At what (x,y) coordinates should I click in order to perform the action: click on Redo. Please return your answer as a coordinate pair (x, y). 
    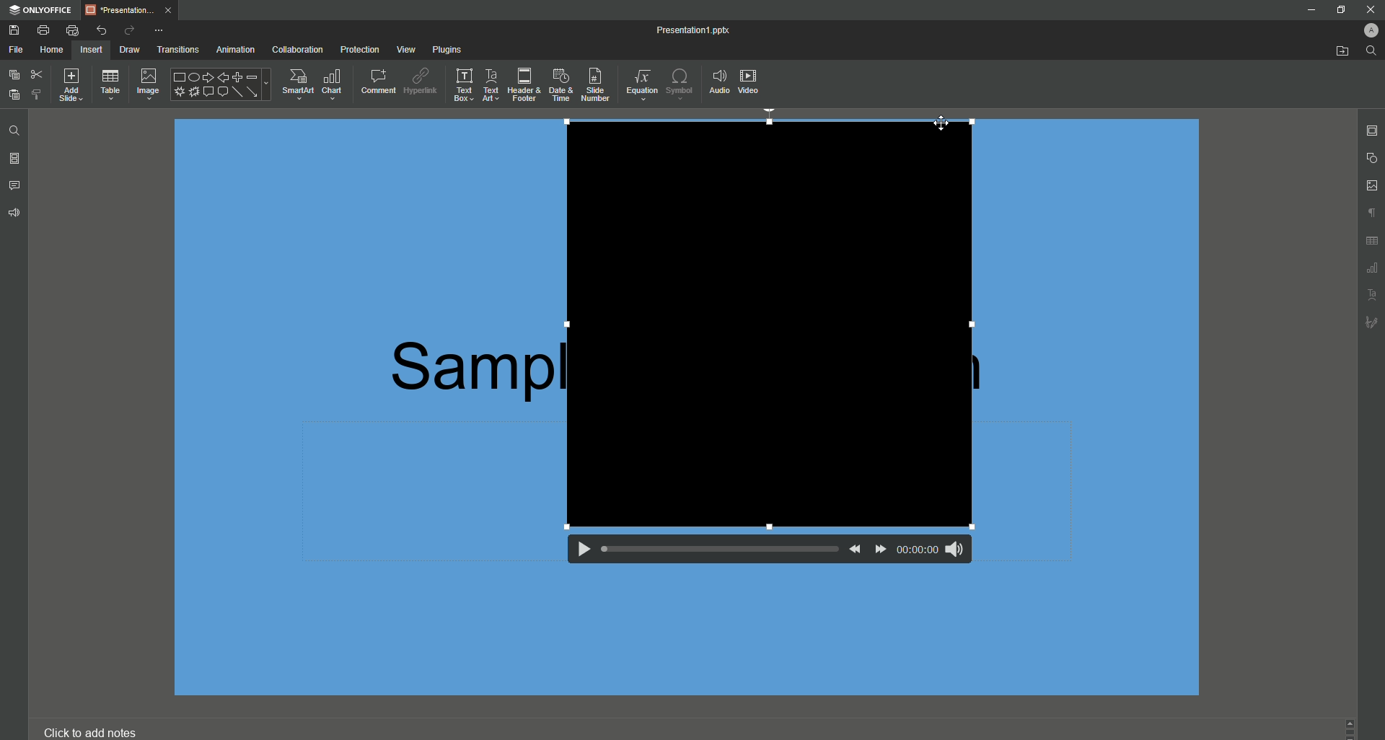
    Looking at the image, I should click on (128, 30).